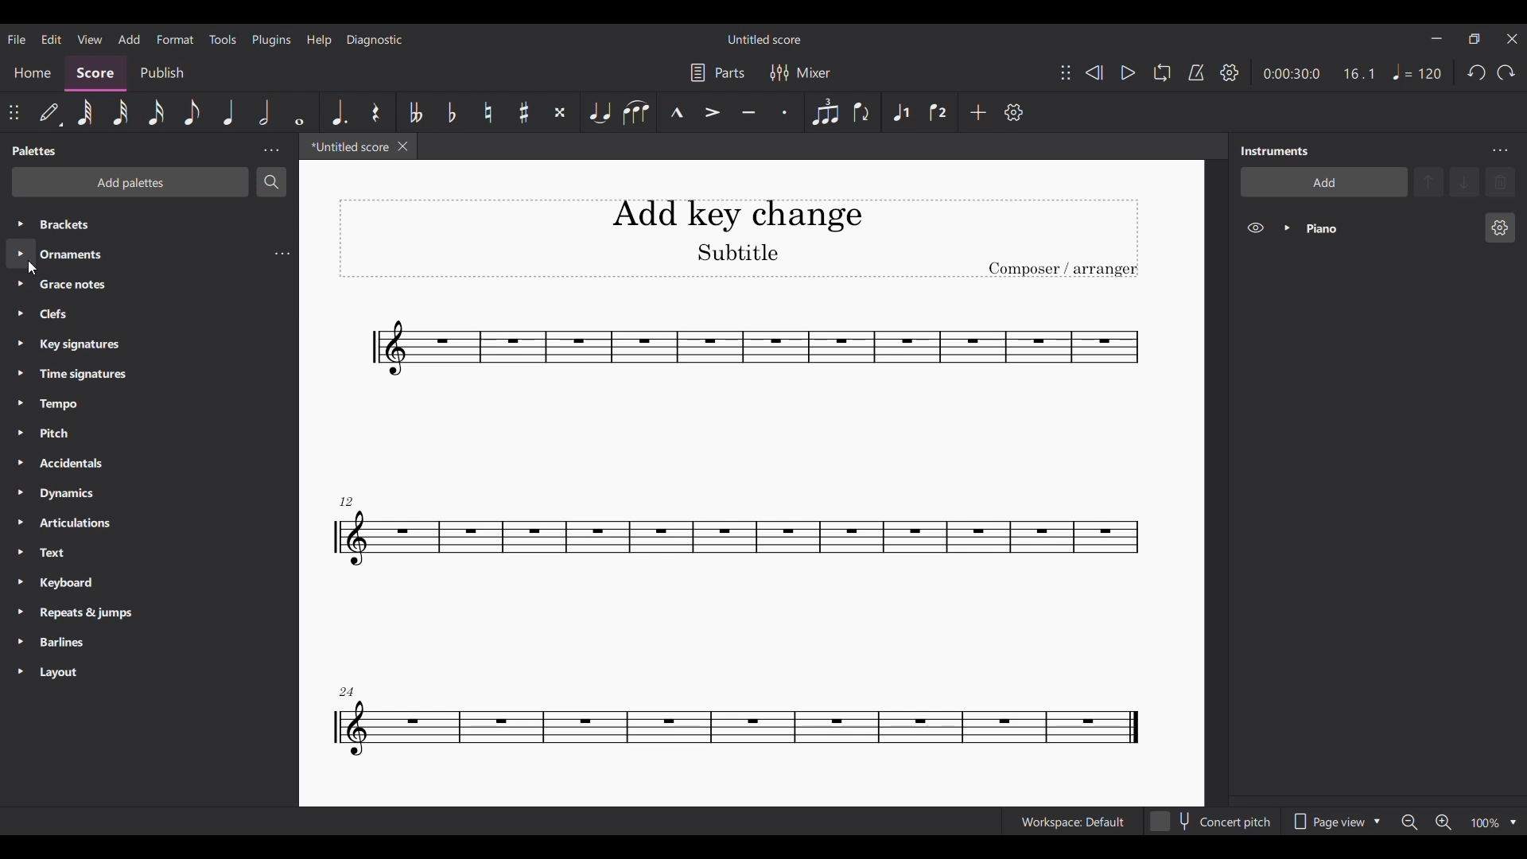 The width and height of the screenshot is (1527, 859). I want to click on Current instrument, so click(1389, 227).